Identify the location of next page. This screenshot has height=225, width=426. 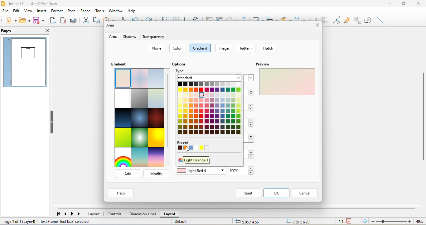
(73, 214).